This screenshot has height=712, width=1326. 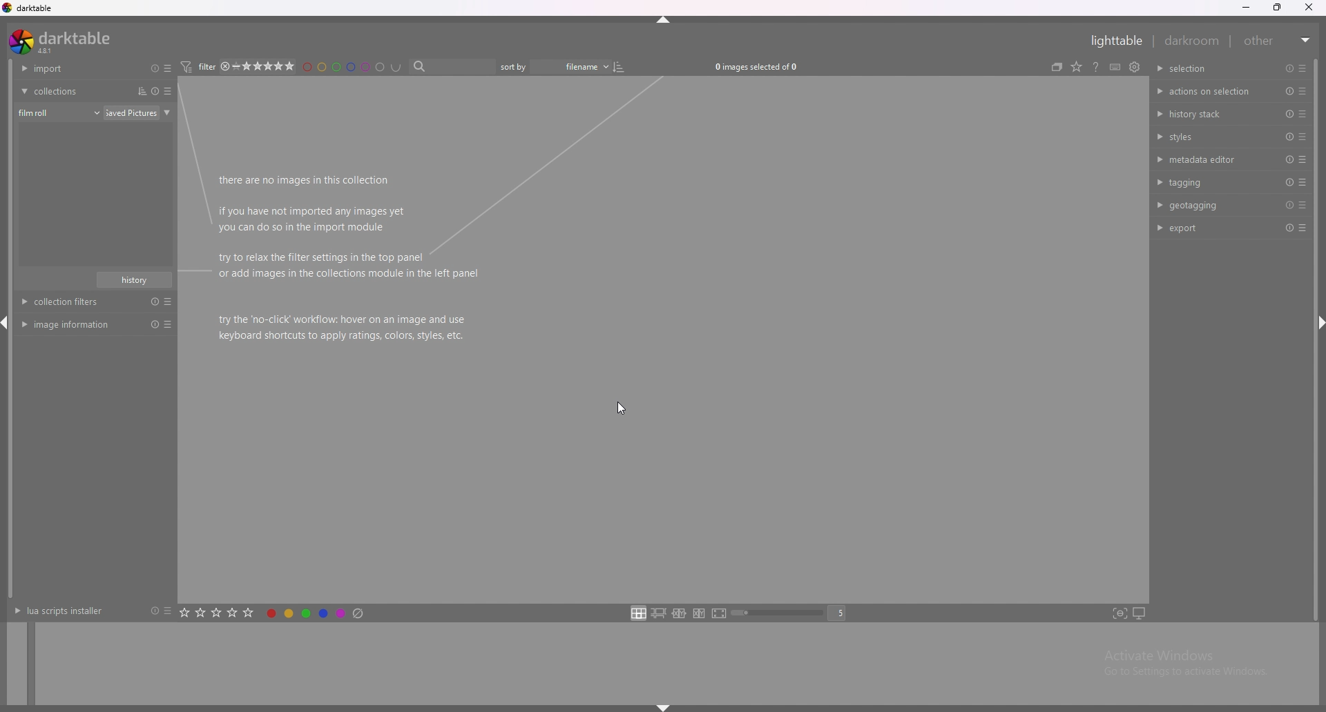 What do you see at coordinates (1209, 113) in the screenshot?
I see `history stack` at bounding box center [1209, 113].